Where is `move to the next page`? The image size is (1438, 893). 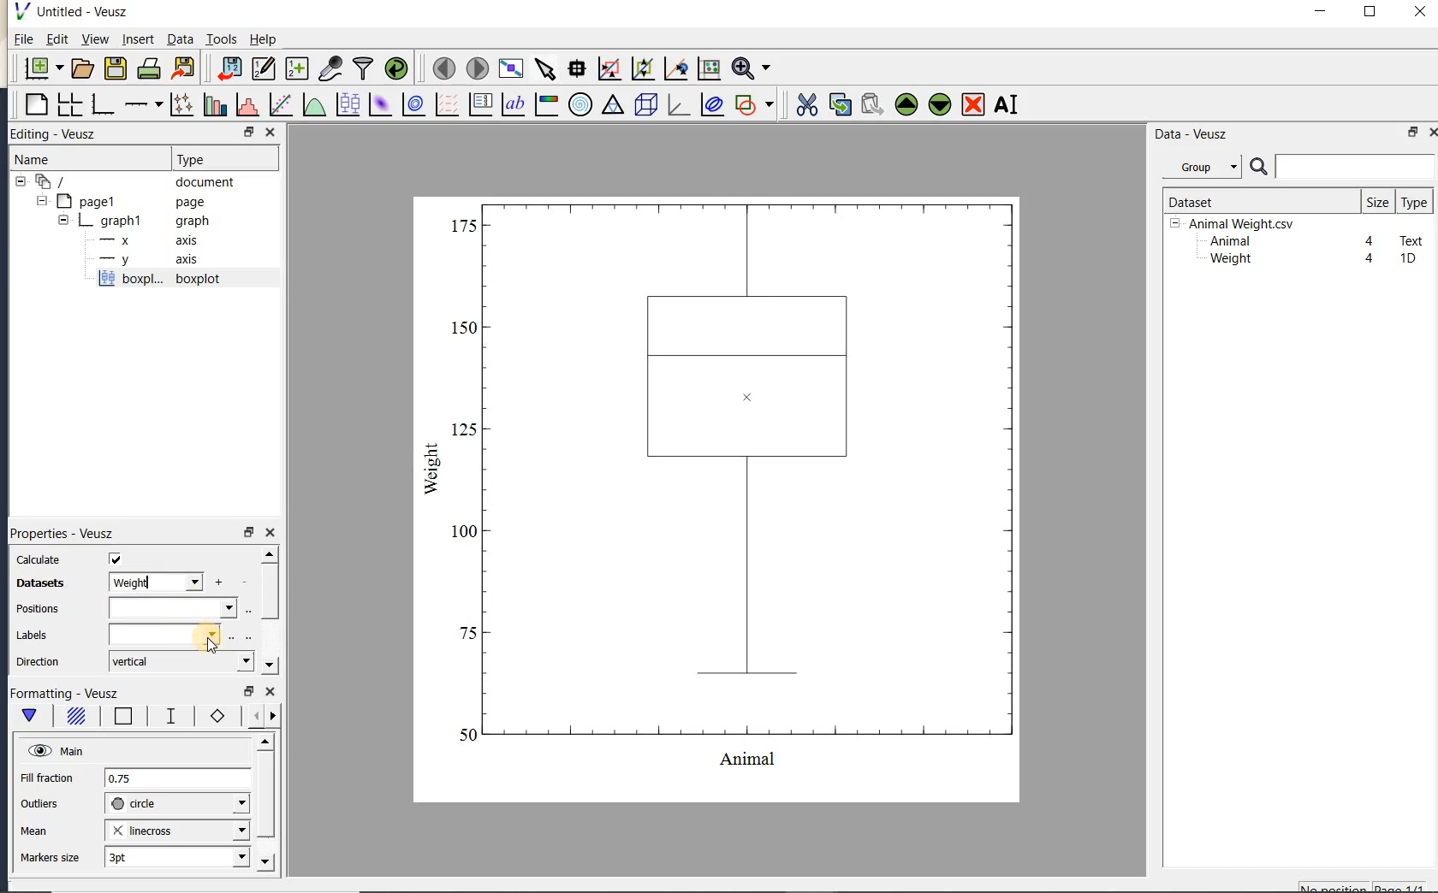 move to the next page is located at coordinates (476, 67).